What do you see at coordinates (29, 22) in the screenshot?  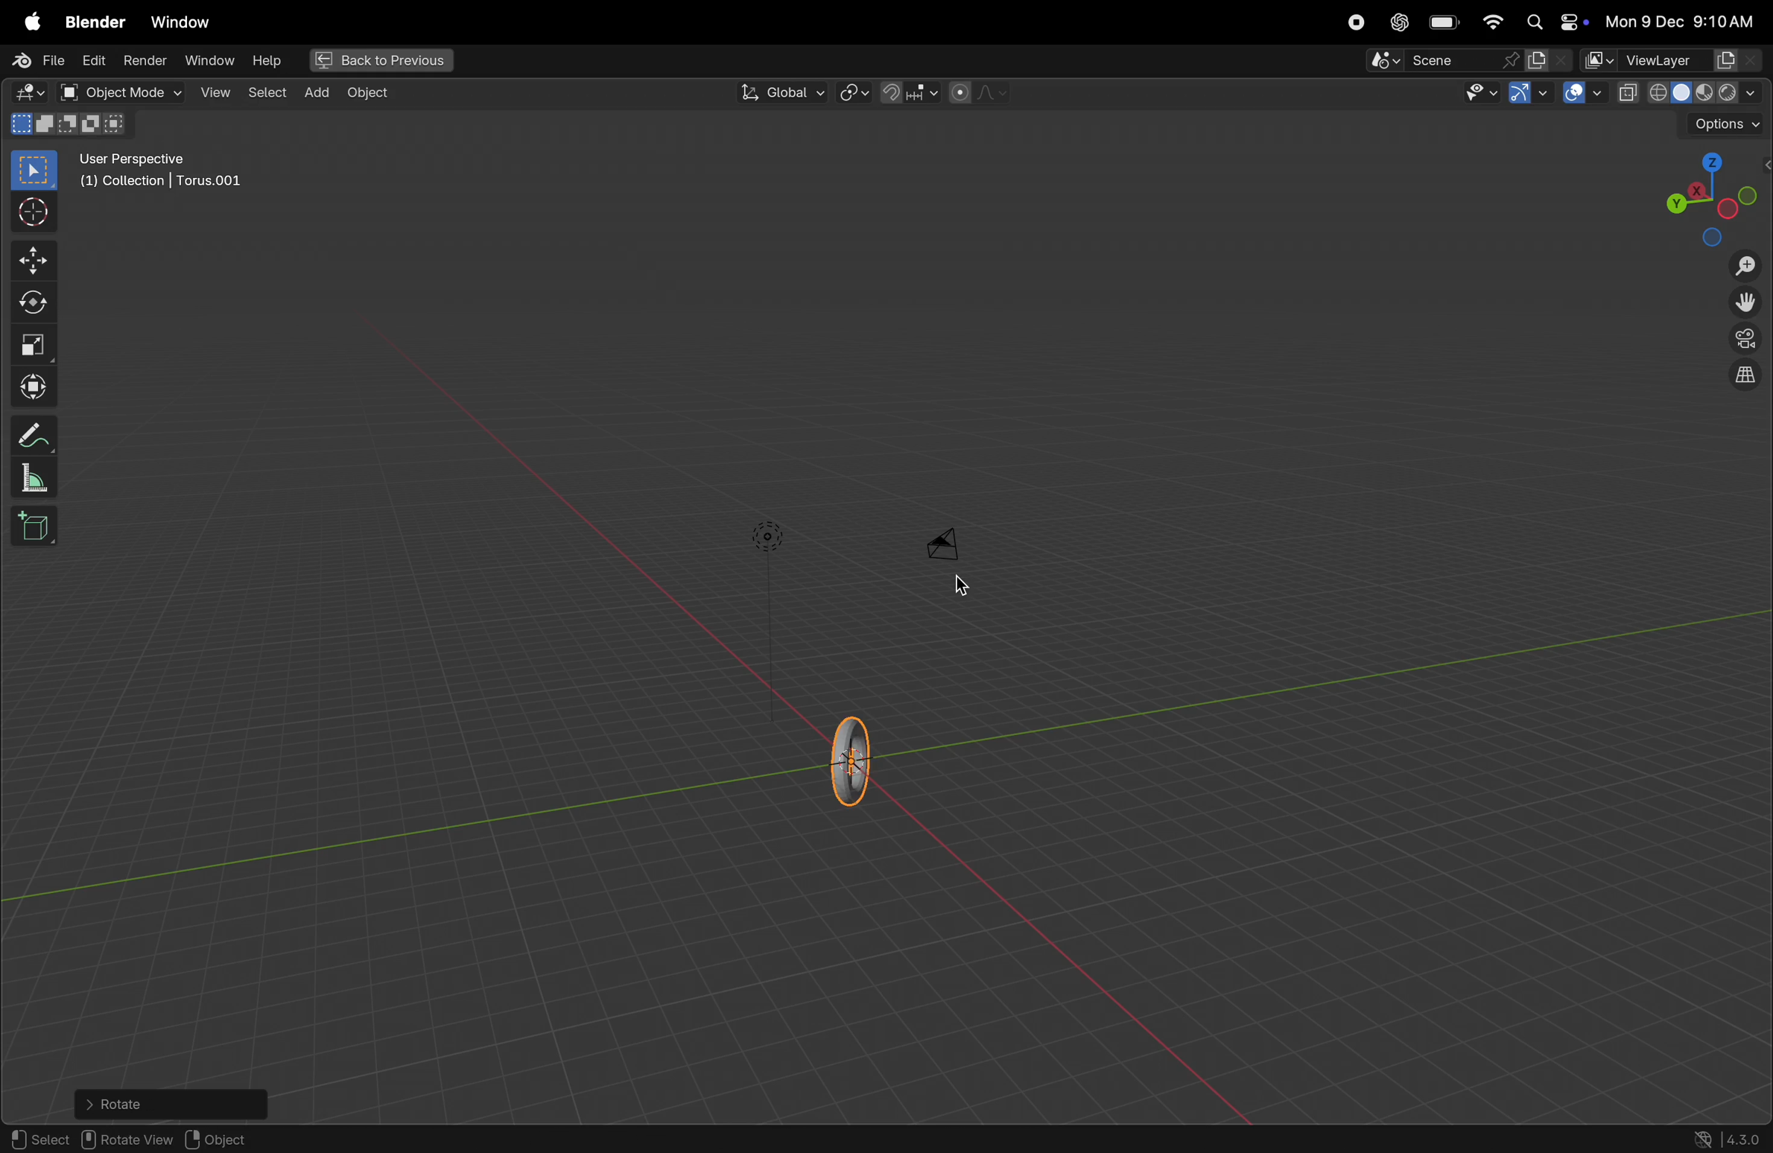 I see `apple menu` at bounding box center [29, 22].